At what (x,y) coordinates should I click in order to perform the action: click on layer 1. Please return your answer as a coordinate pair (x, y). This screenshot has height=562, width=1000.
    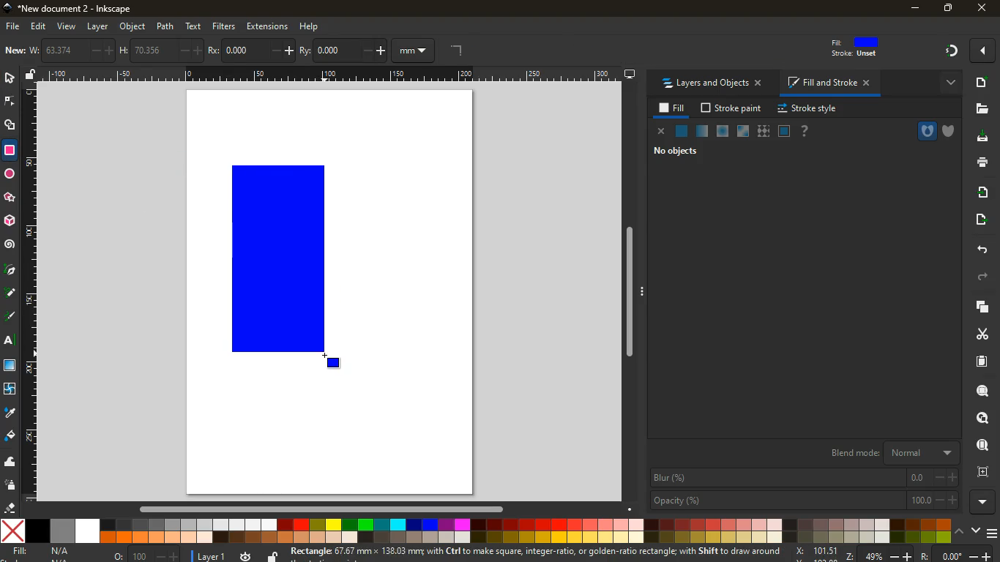
    Looking at the image, I should click on (211, 557).